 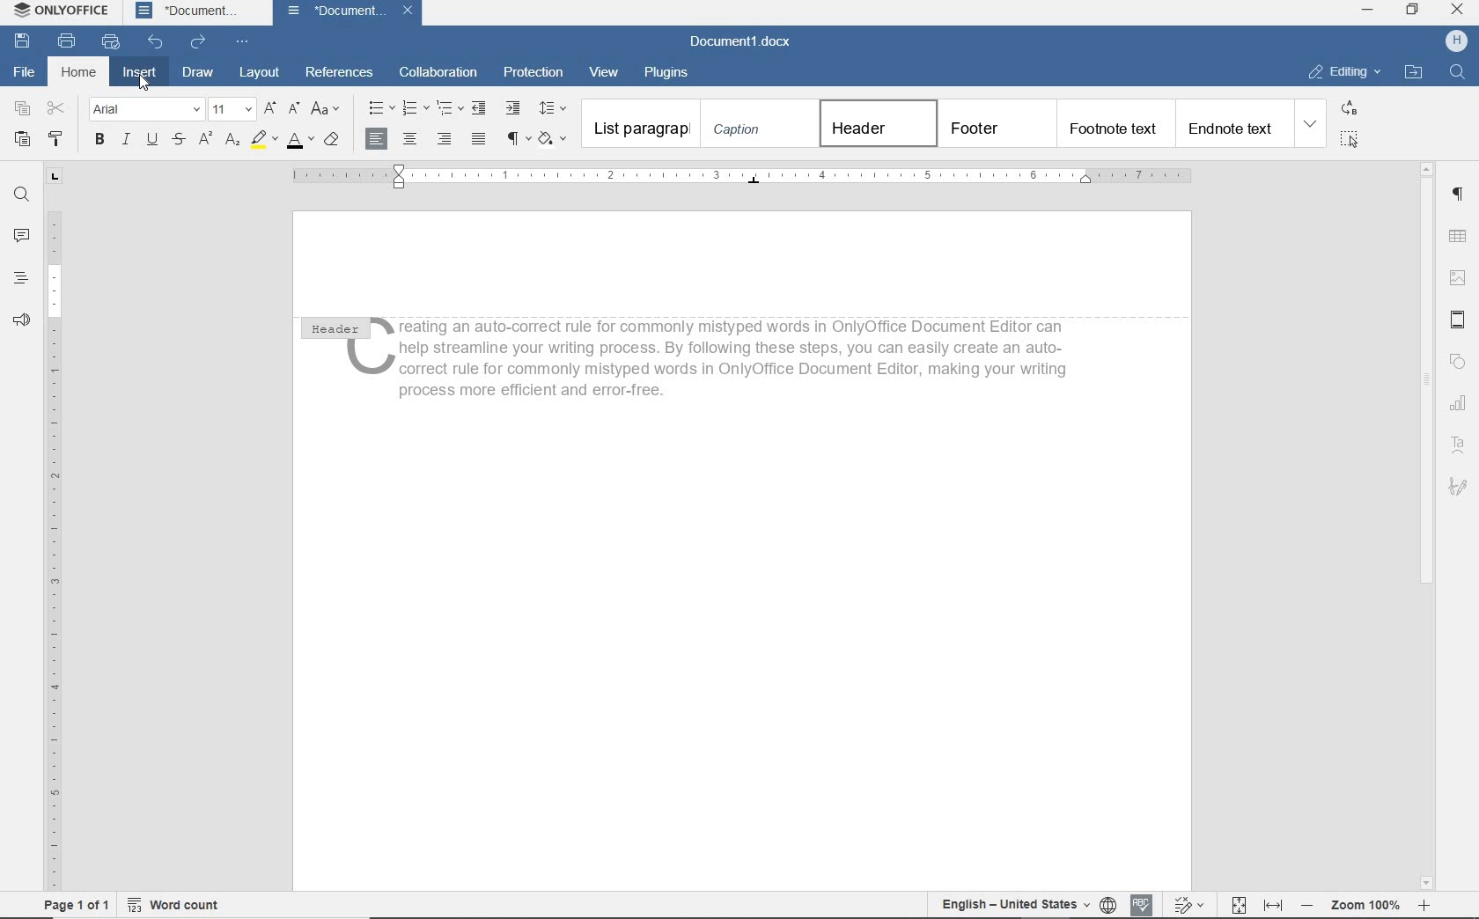 What do you see at coordinates (58, 138) in the screenshot?
I see `COPY STYLE` at bounding box center [58, 138].